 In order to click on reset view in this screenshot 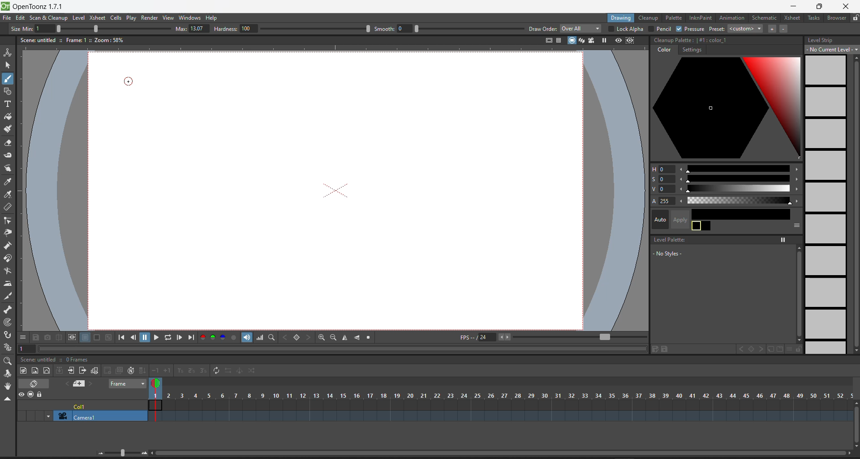, I will do `click(370, 338)`.